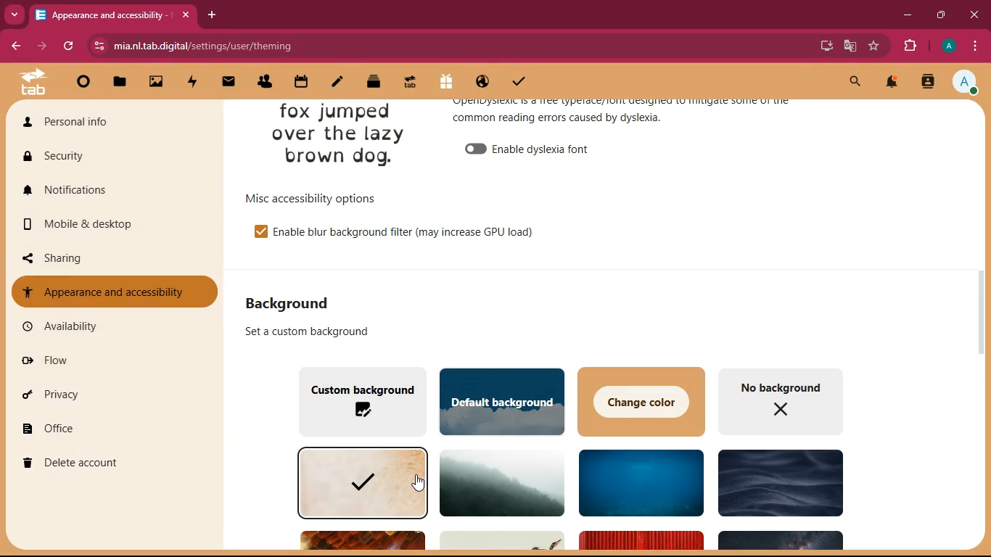 The height and width of the screenshot is (557, 991). What do you see at coordinates (12, 47) in the screenshot?
I see `back` at bounding box center [12, 47].